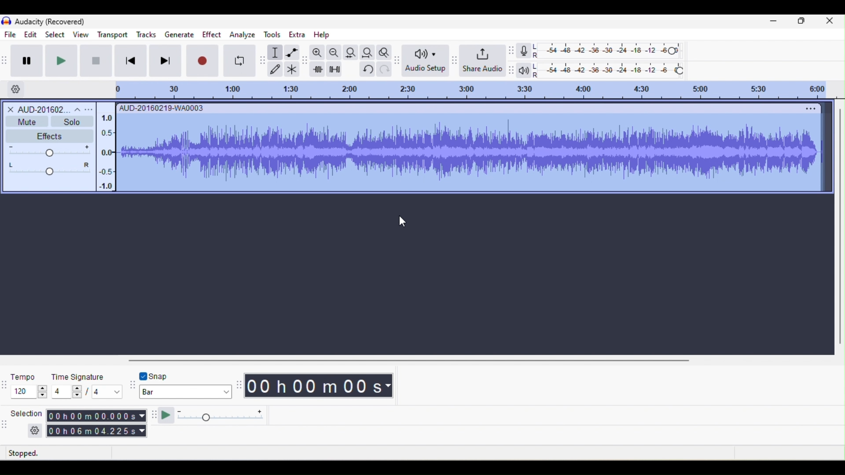 This screenshot has height=475, width=845. What do you see at coordinates (317, 53) in the screenshot?
I see `zoom in` at bounding box center [317, 53].